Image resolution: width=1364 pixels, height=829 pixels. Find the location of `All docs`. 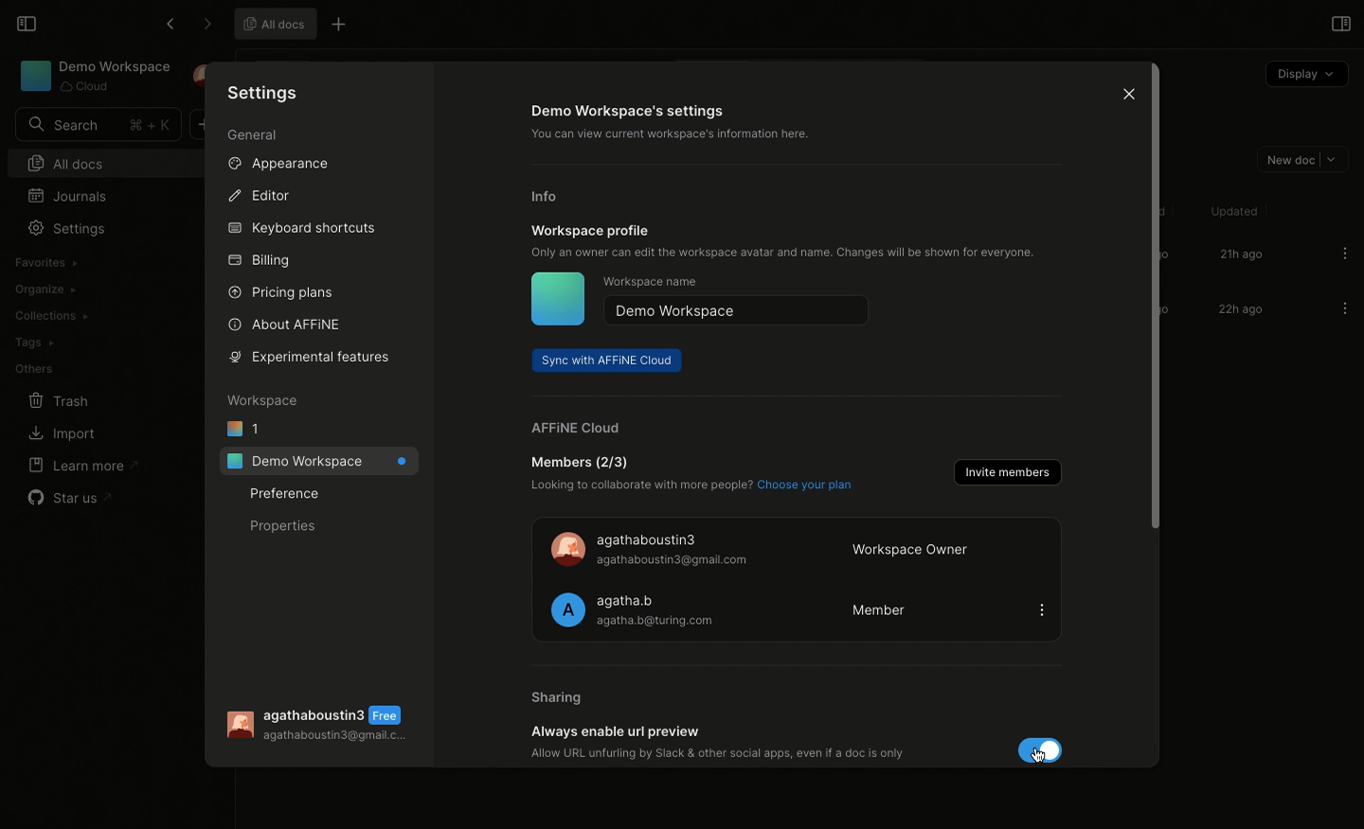

All docs is located at coordinates (92, 163).